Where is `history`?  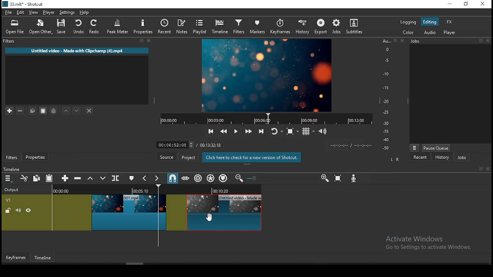 history is located at coordinates (441, 157).